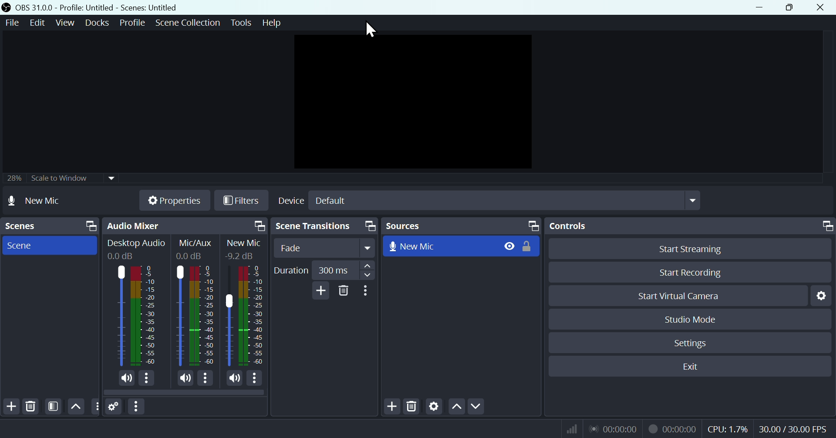  I want to click on Scene collection, so click(189, 24).